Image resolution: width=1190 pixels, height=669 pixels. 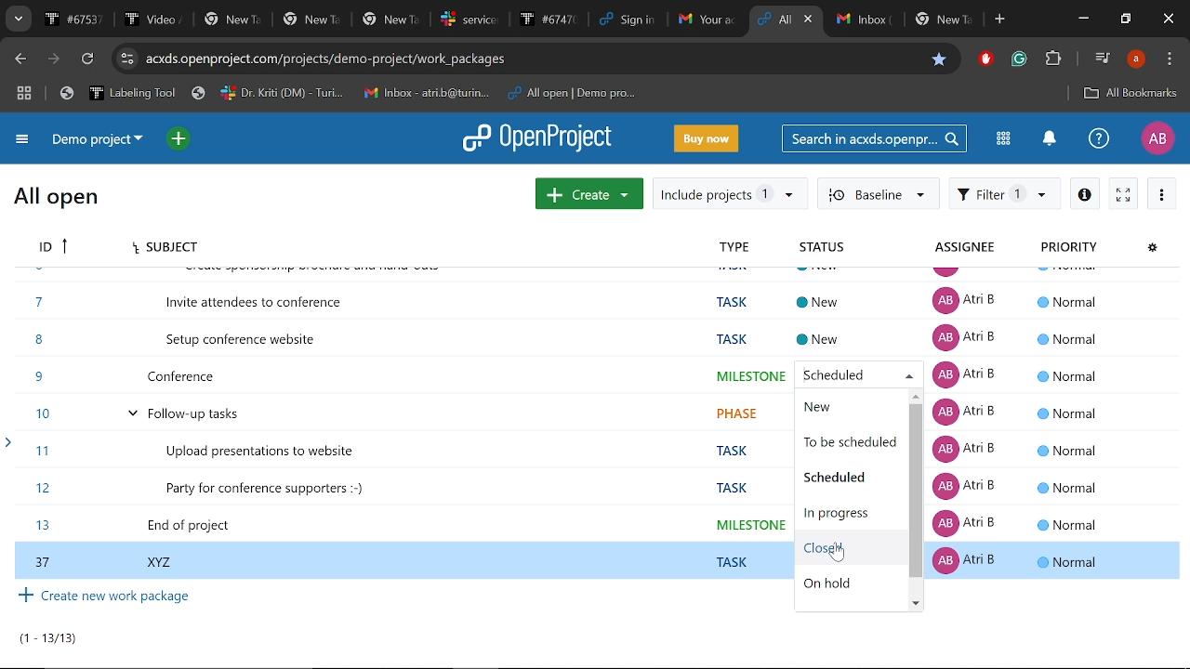 What do you see at coordinates (1073, 247) in the screenshot?
I see `Priority` at bounding box center [1073, 247].